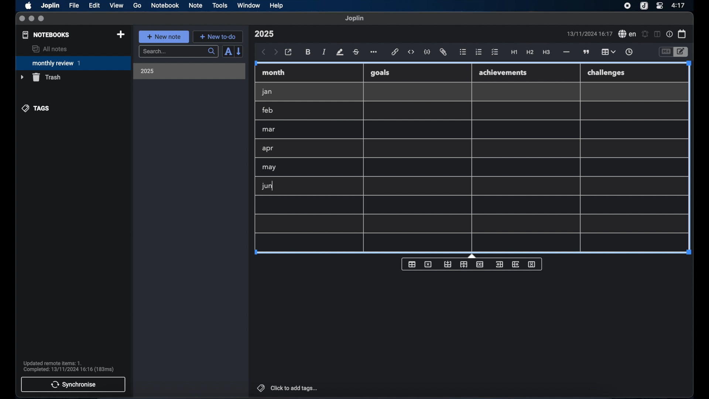 This screenshot has width=709, height=399. Describe the element at coordinates (269, 167) in the screenshot. I see `may` at that location.